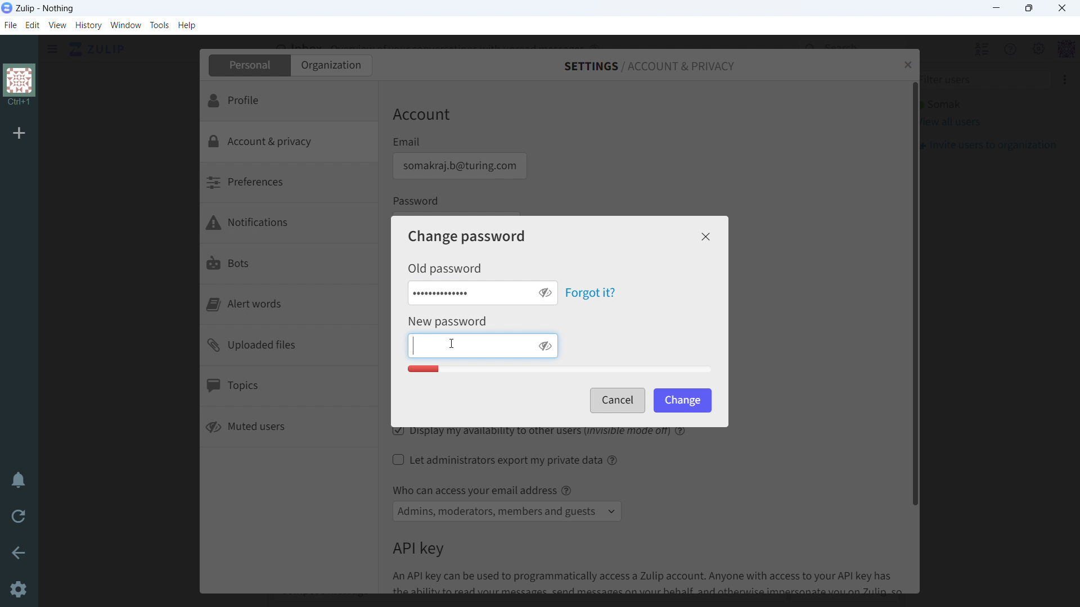  I want to click on New Password, so click(449, 323).